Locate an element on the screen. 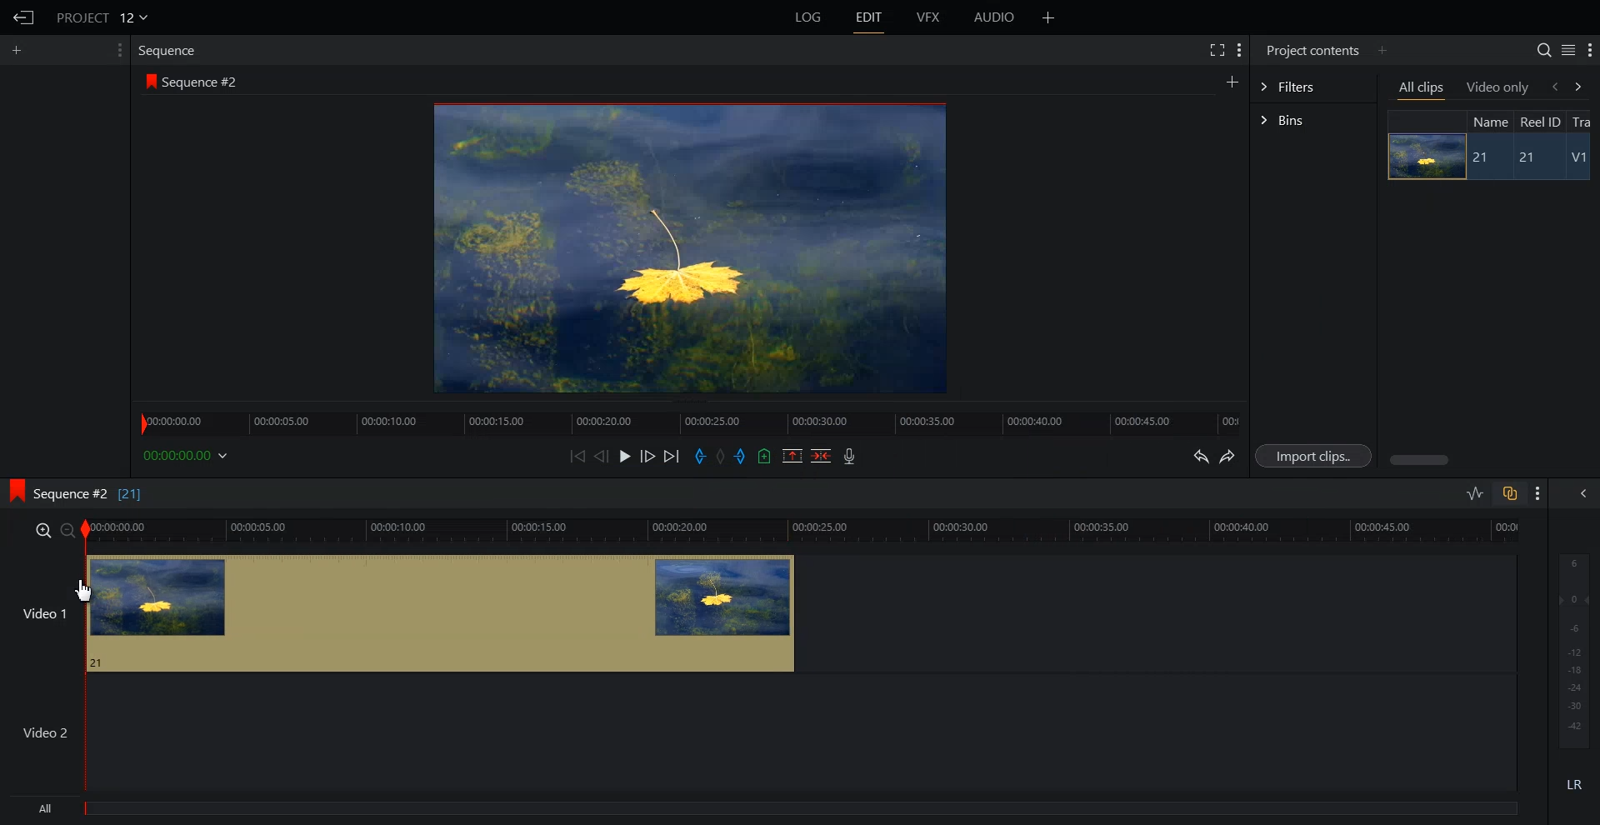 The width and height of the screenshot is (1600, 825). PROJECT 12 is located at coordinates (102, 17).